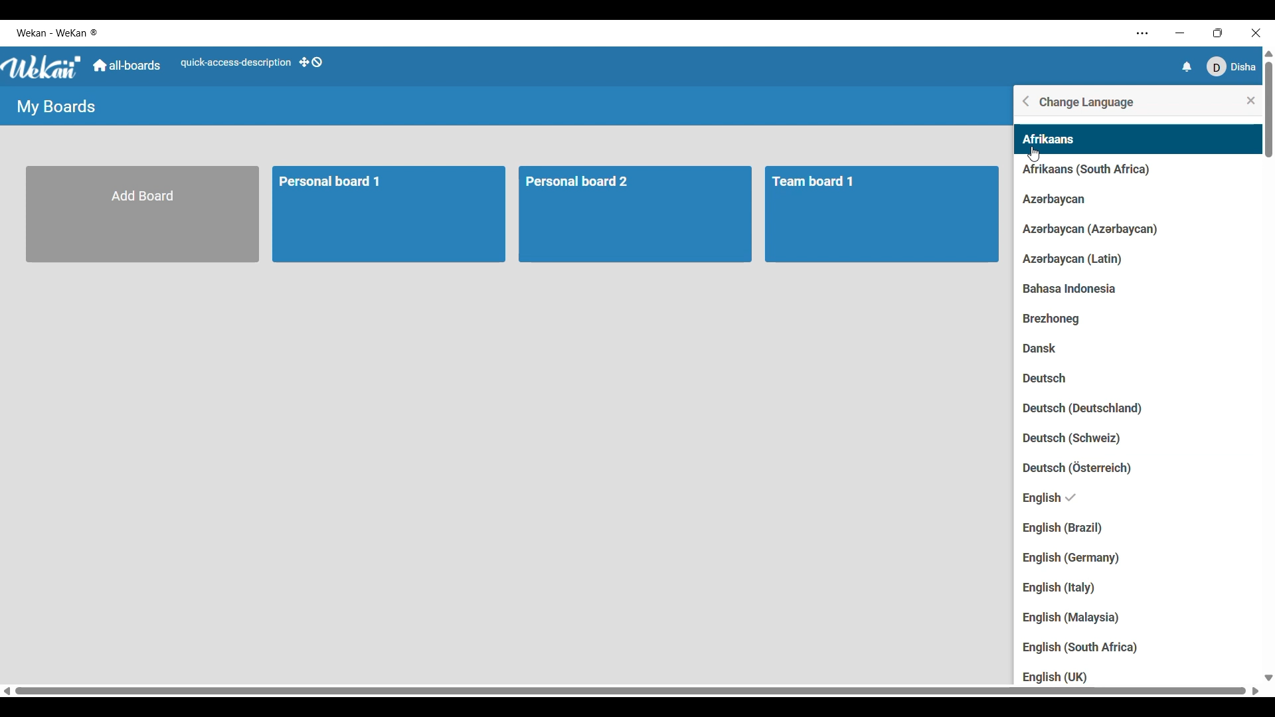  I want to click on Personal board 2, so click(639, 215).